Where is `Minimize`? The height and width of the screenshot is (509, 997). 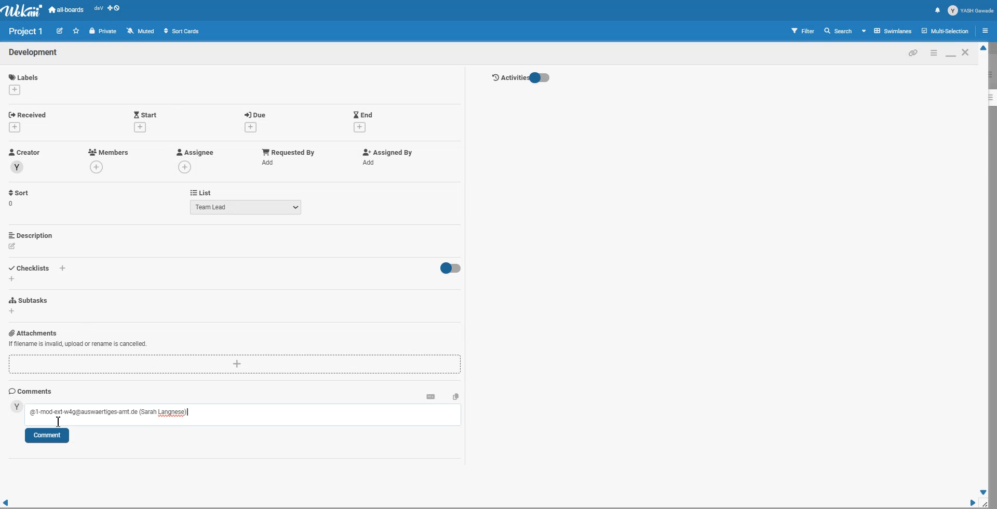
Minimize is located at coordinates (933, 52).